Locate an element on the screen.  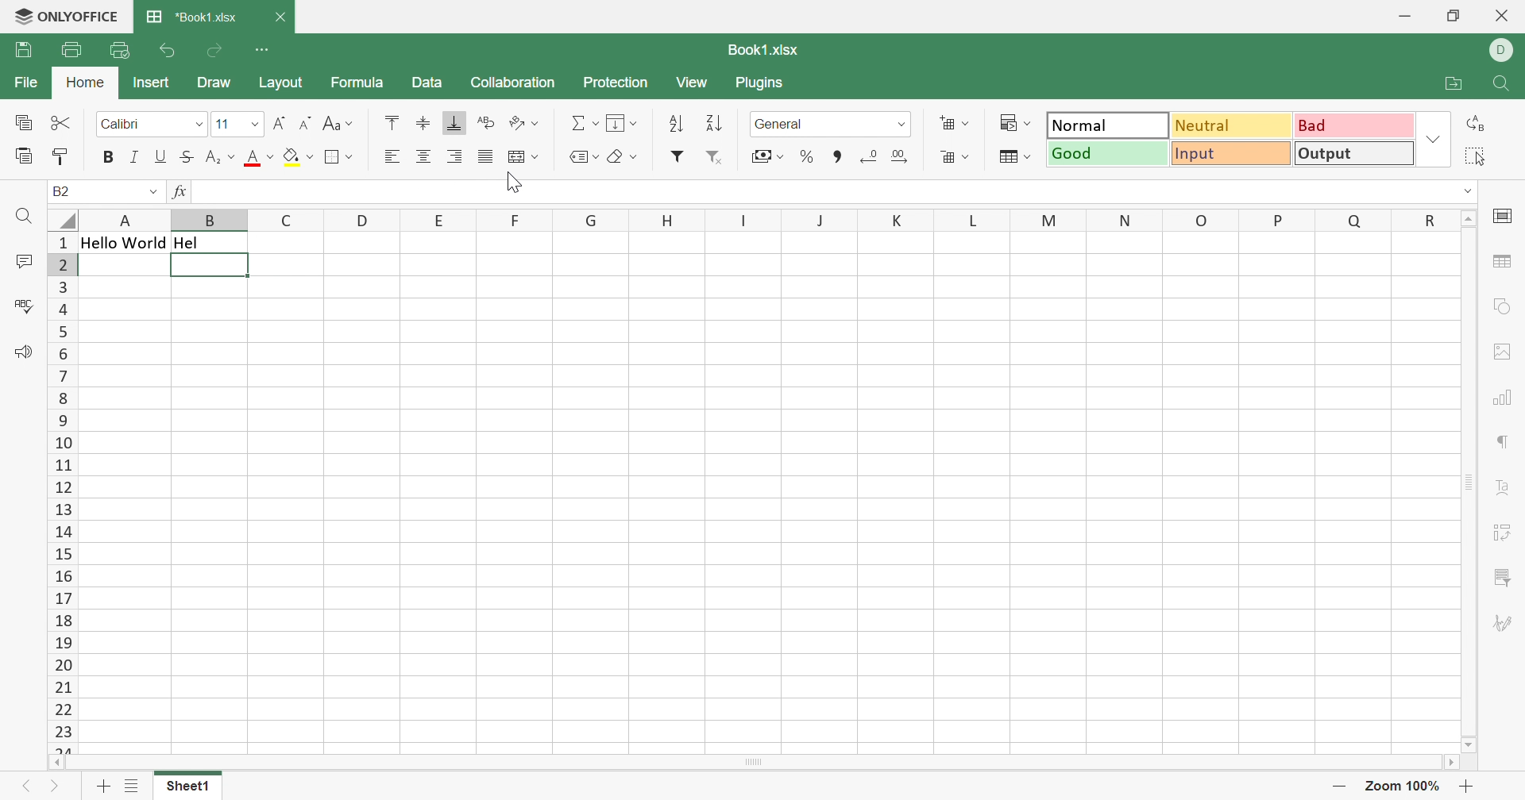
Orientation is located at coordinates (523, 125).